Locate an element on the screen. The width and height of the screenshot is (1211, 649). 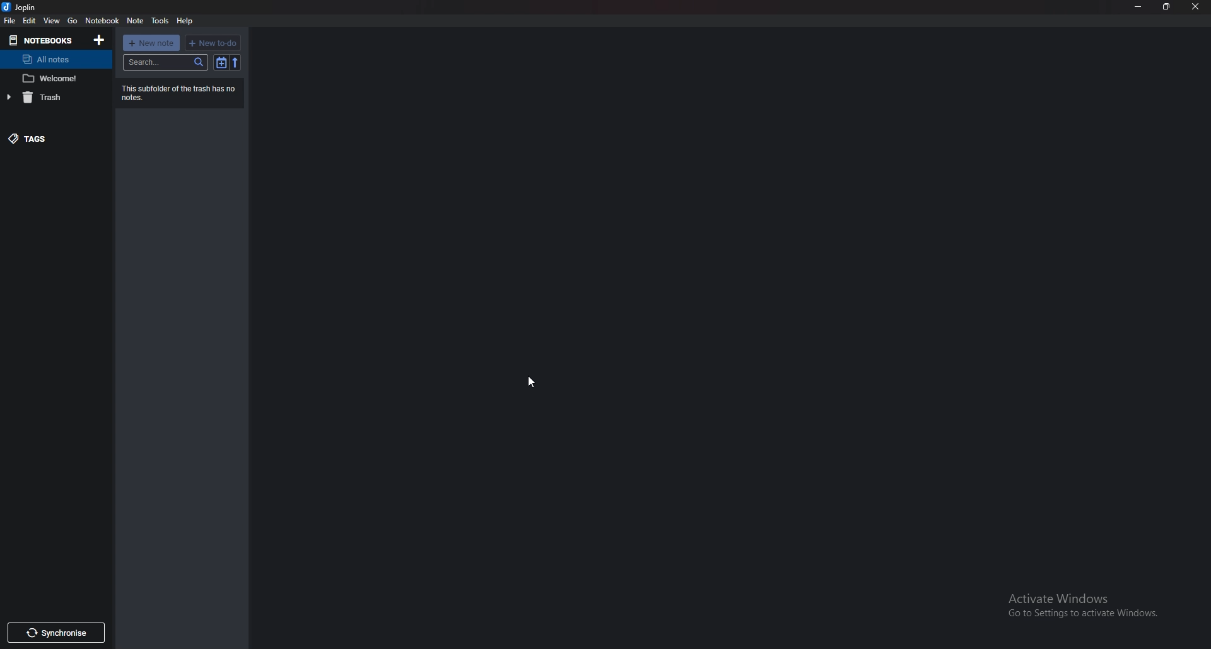
note is located at coordinates (135, 20).